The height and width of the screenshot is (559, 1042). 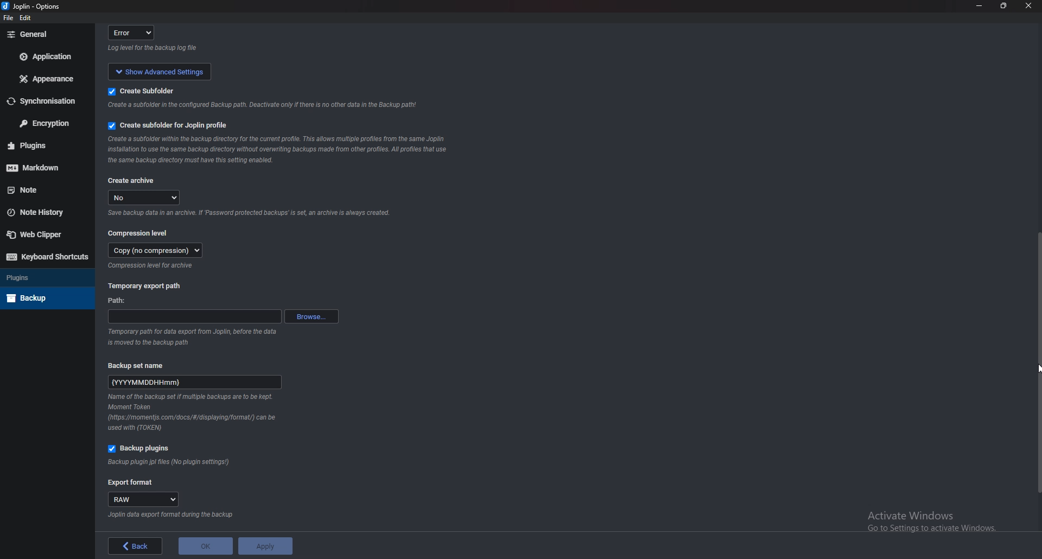 What do you see at coordinates (120, 302) in the screenshot?
I see `path` at bounding box center [120, 302].